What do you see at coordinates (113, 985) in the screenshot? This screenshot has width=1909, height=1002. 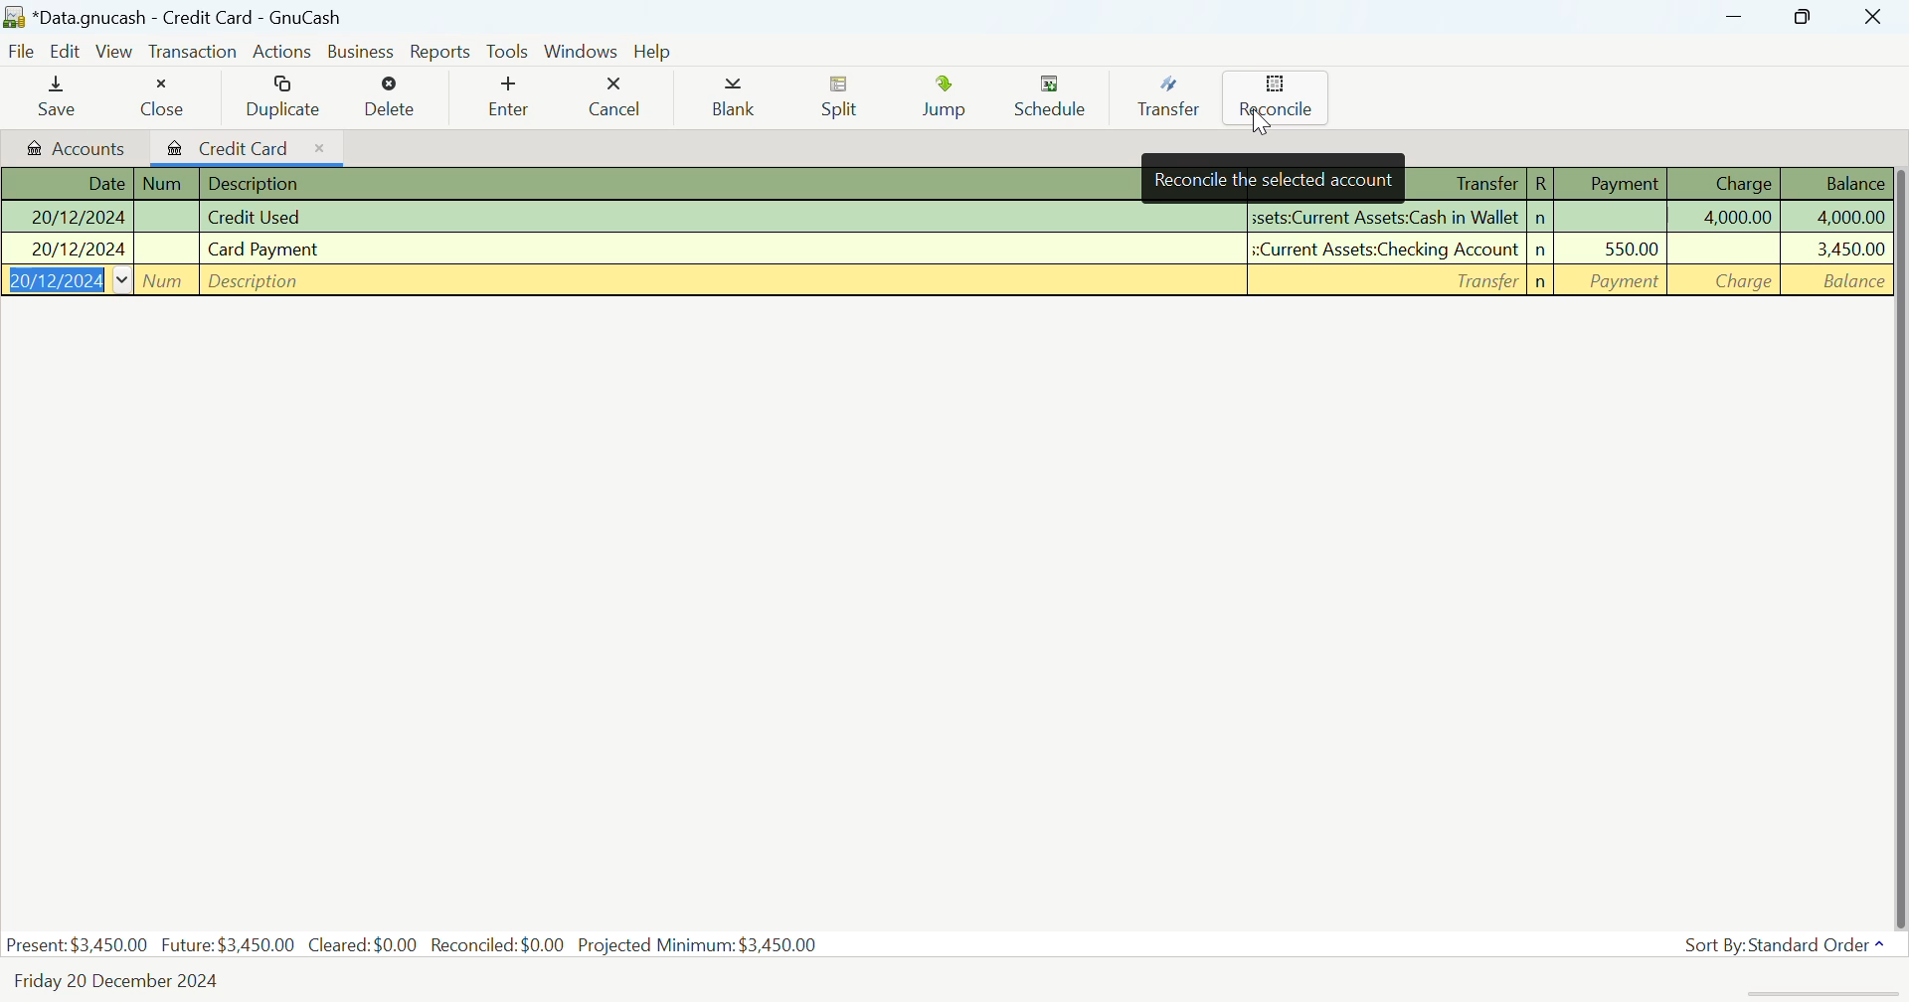 I see `Friday 20 December 2024` at bounding box center [113, 985].